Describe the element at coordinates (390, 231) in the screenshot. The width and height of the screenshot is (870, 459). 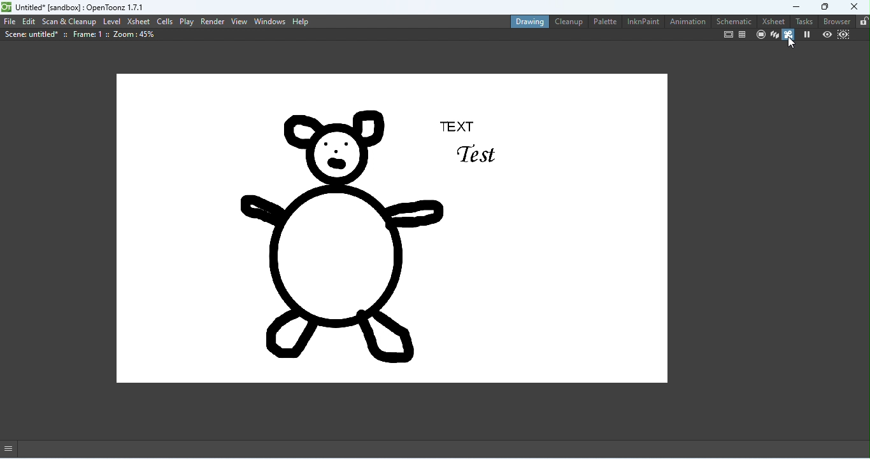
I see `canvas` at that location.